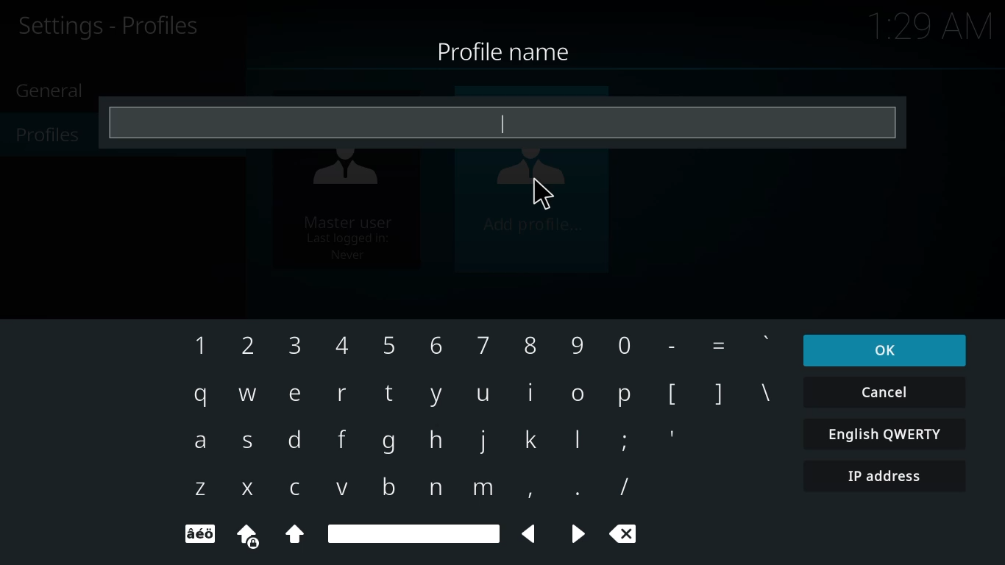  Describe the element at coordinates (341, 441) in the screenshot. I see `f` at that location.